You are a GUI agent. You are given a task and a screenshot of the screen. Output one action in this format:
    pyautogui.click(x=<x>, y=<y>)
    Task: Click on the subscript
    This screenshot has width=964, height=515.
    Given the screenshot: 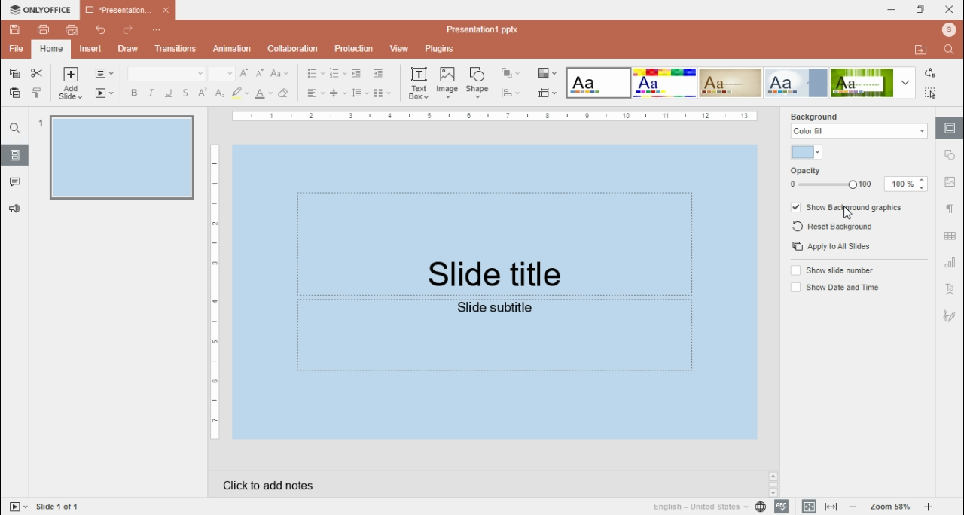 What is the action you would take?
    pyautogui.click(x=219, y=93)
    